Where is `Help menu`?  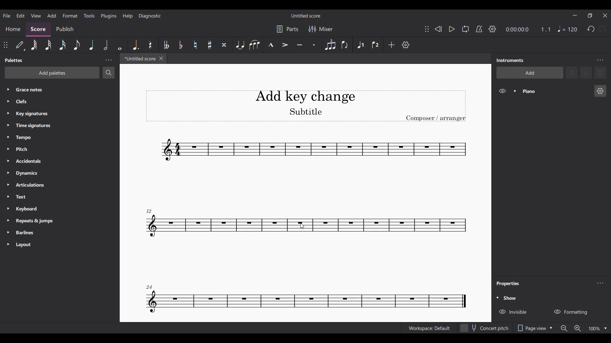 Help menu is located at coordinates (128, 16).